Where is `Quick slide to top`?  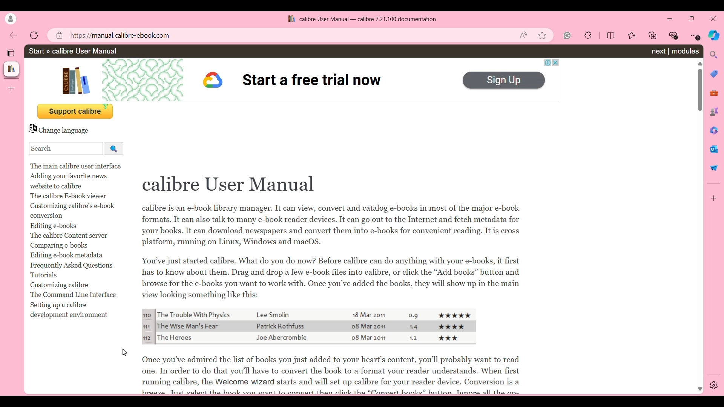 Quick slide to top is located at coordinates (700, 63).